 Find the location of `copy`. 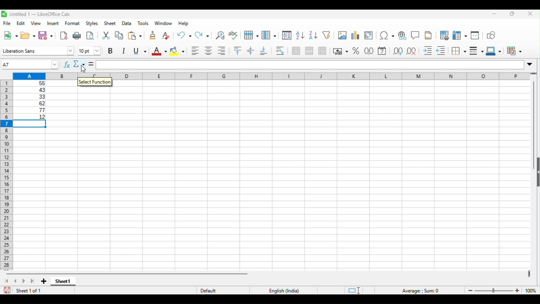

copy is located at coordinates (119, 36).